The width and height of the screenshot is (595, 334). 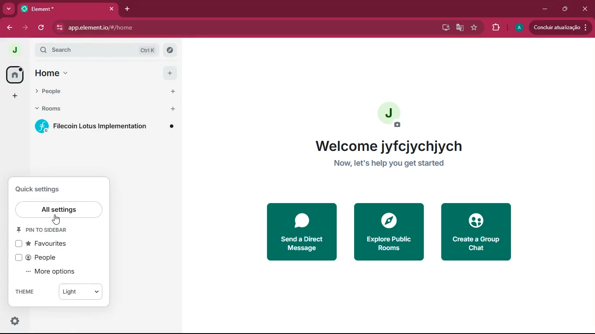 What do you see at coordinates (15, 50) in the screenshot?
I see `profile` at bounding box center [15, 50].